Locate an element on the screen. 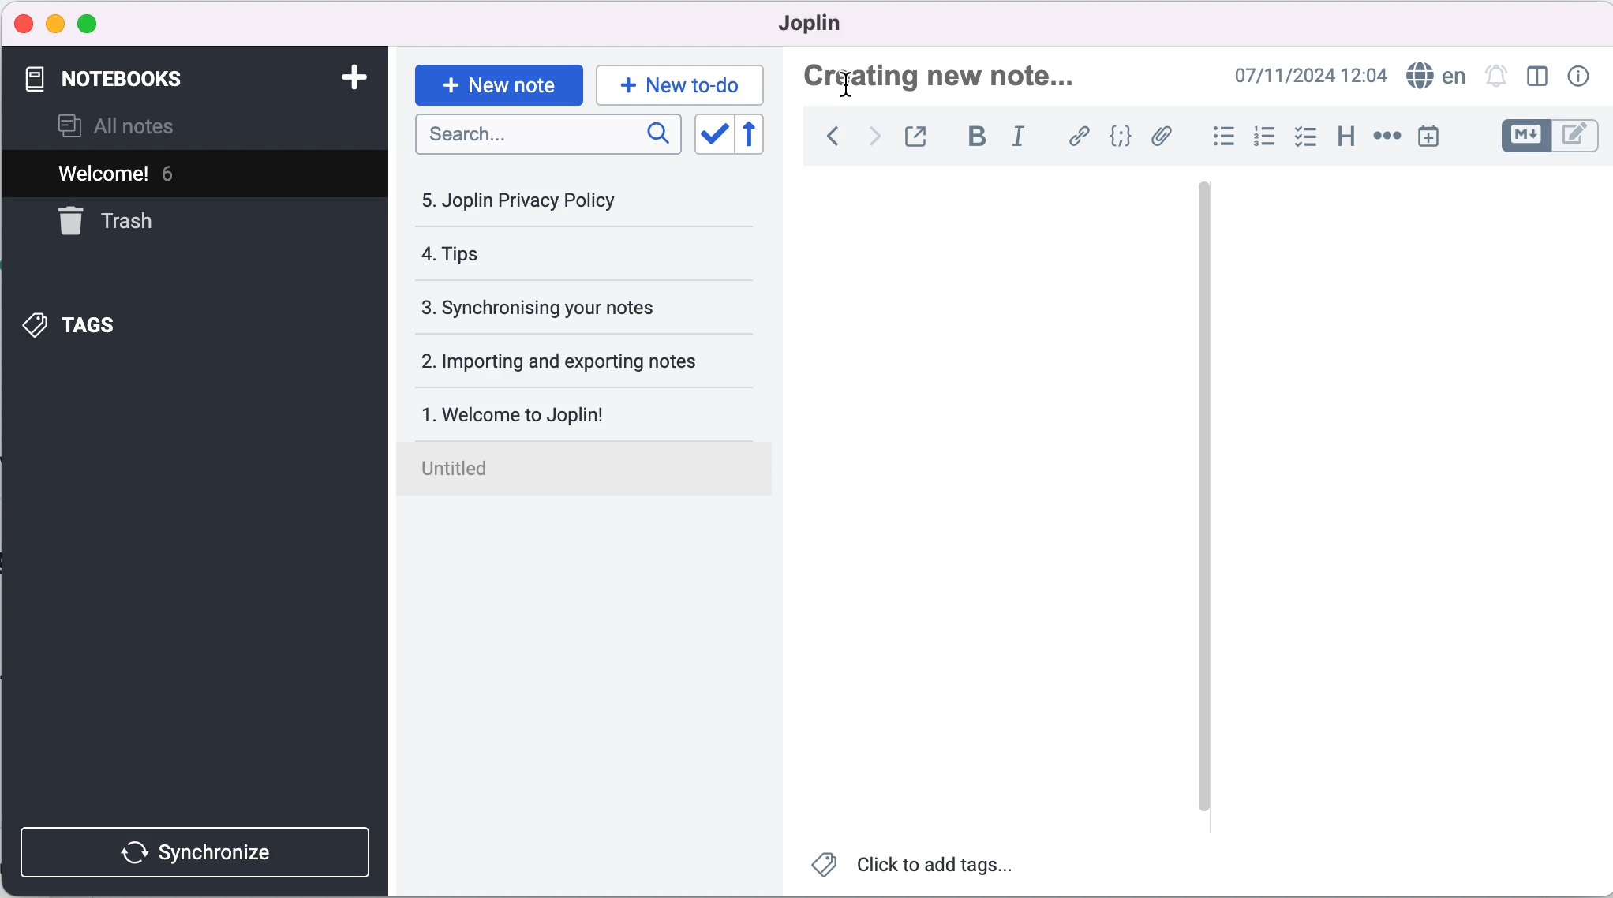 The width and height of the screenshot is (1613, 898). welcome to joplin is located at coordinates (589, 406).